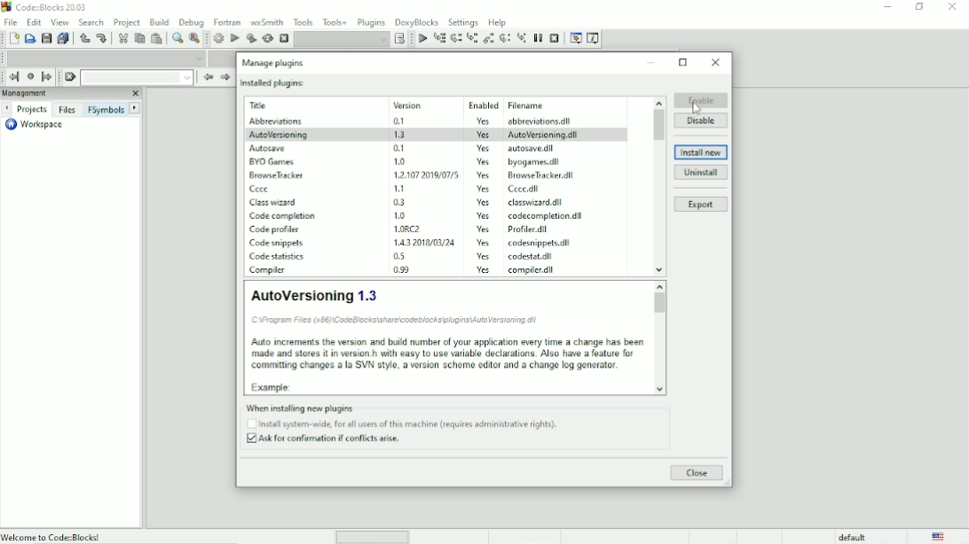 The height and width of the screenshot is (544, 969). I want to click on Replace, so click(194, 39).